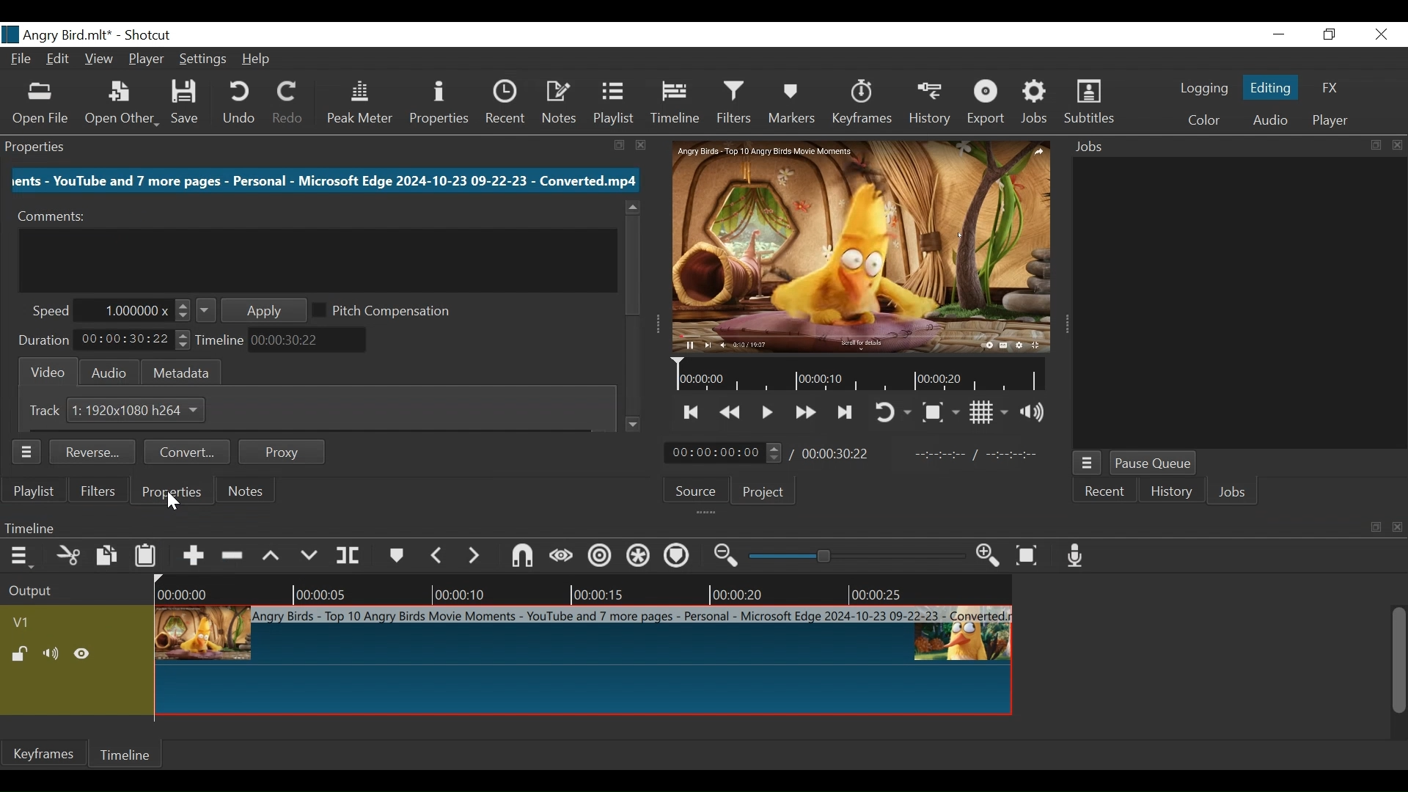 This screenshot has height=792, width=1408. I want to click on Play forward quickly, so click(804, 413).